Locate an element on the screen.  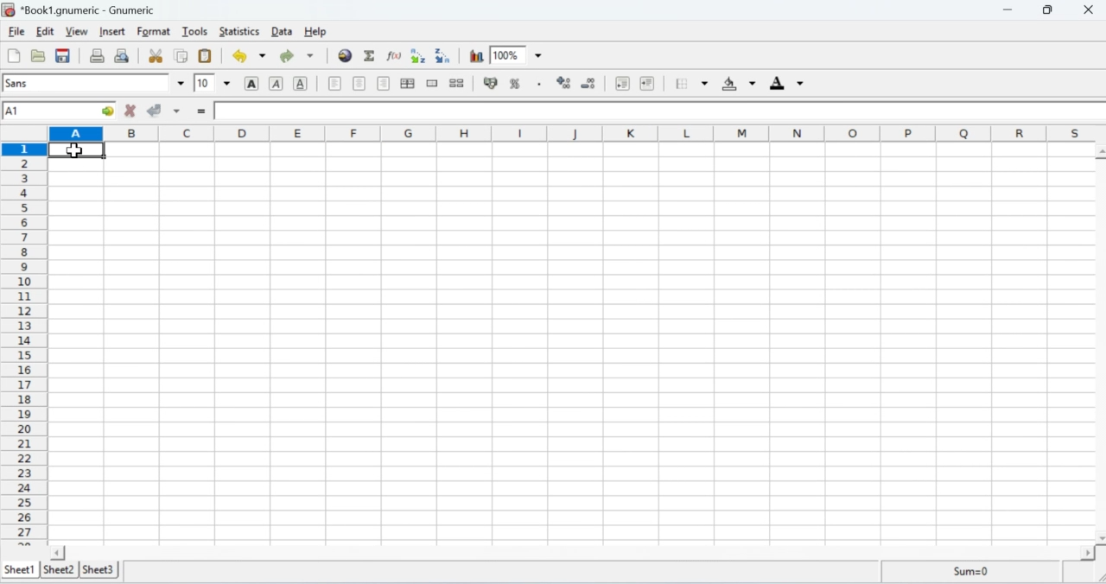
Sort by descending is located at coordinates (445, 56).